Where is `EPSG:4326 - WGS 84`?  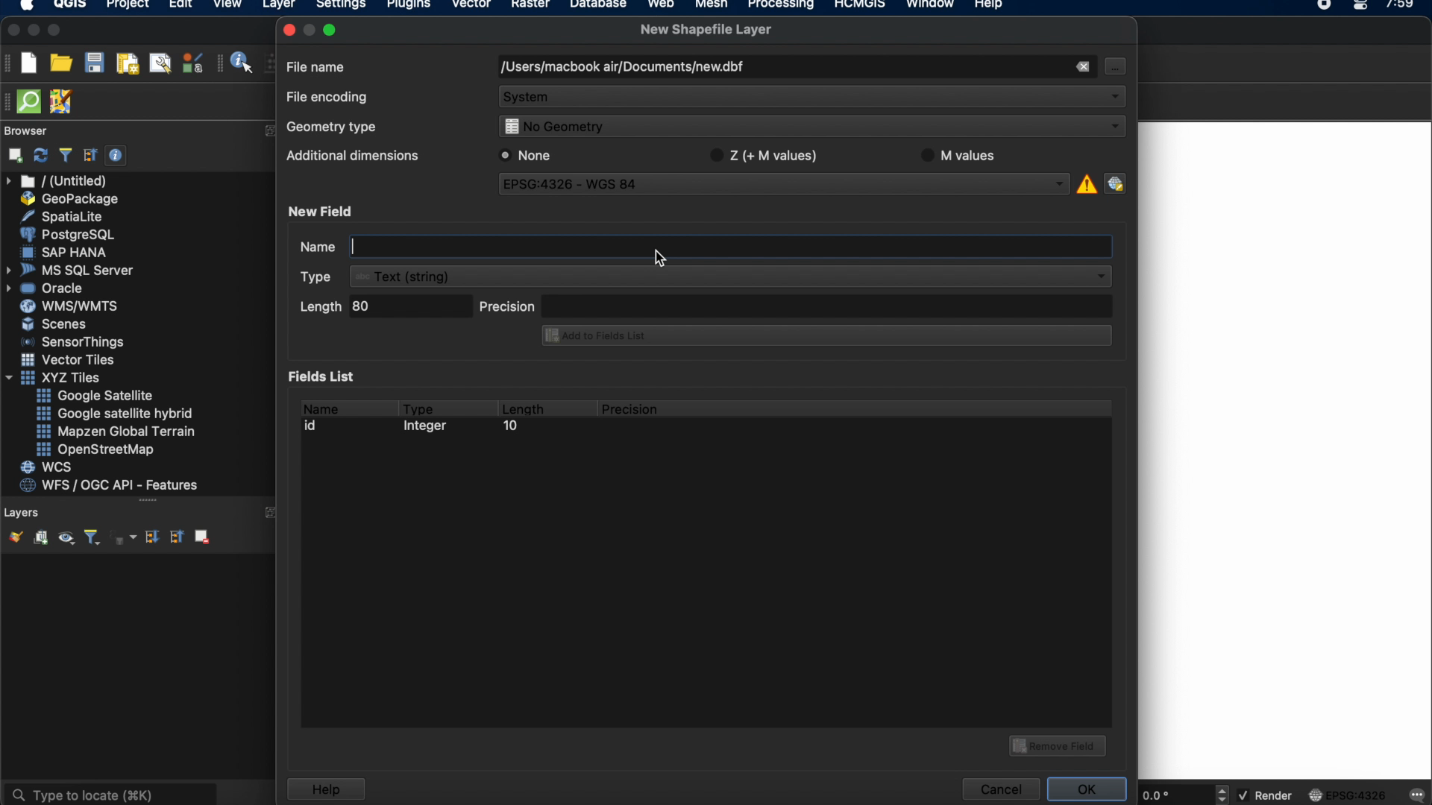
EPSG:4326 - WGS 84 is located at coordinates (785, 186).